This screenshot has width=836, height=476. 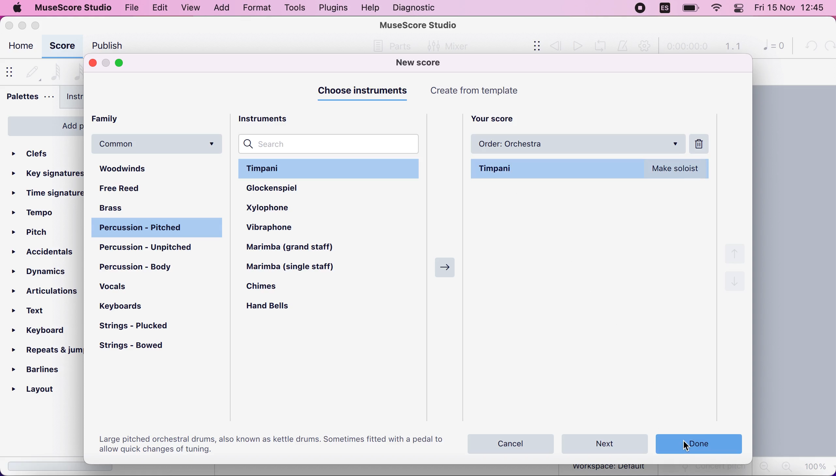 What do you see at coordinates (785, 467) in the screenshot?
I see `zoom in` at bounding box center [785, 467].